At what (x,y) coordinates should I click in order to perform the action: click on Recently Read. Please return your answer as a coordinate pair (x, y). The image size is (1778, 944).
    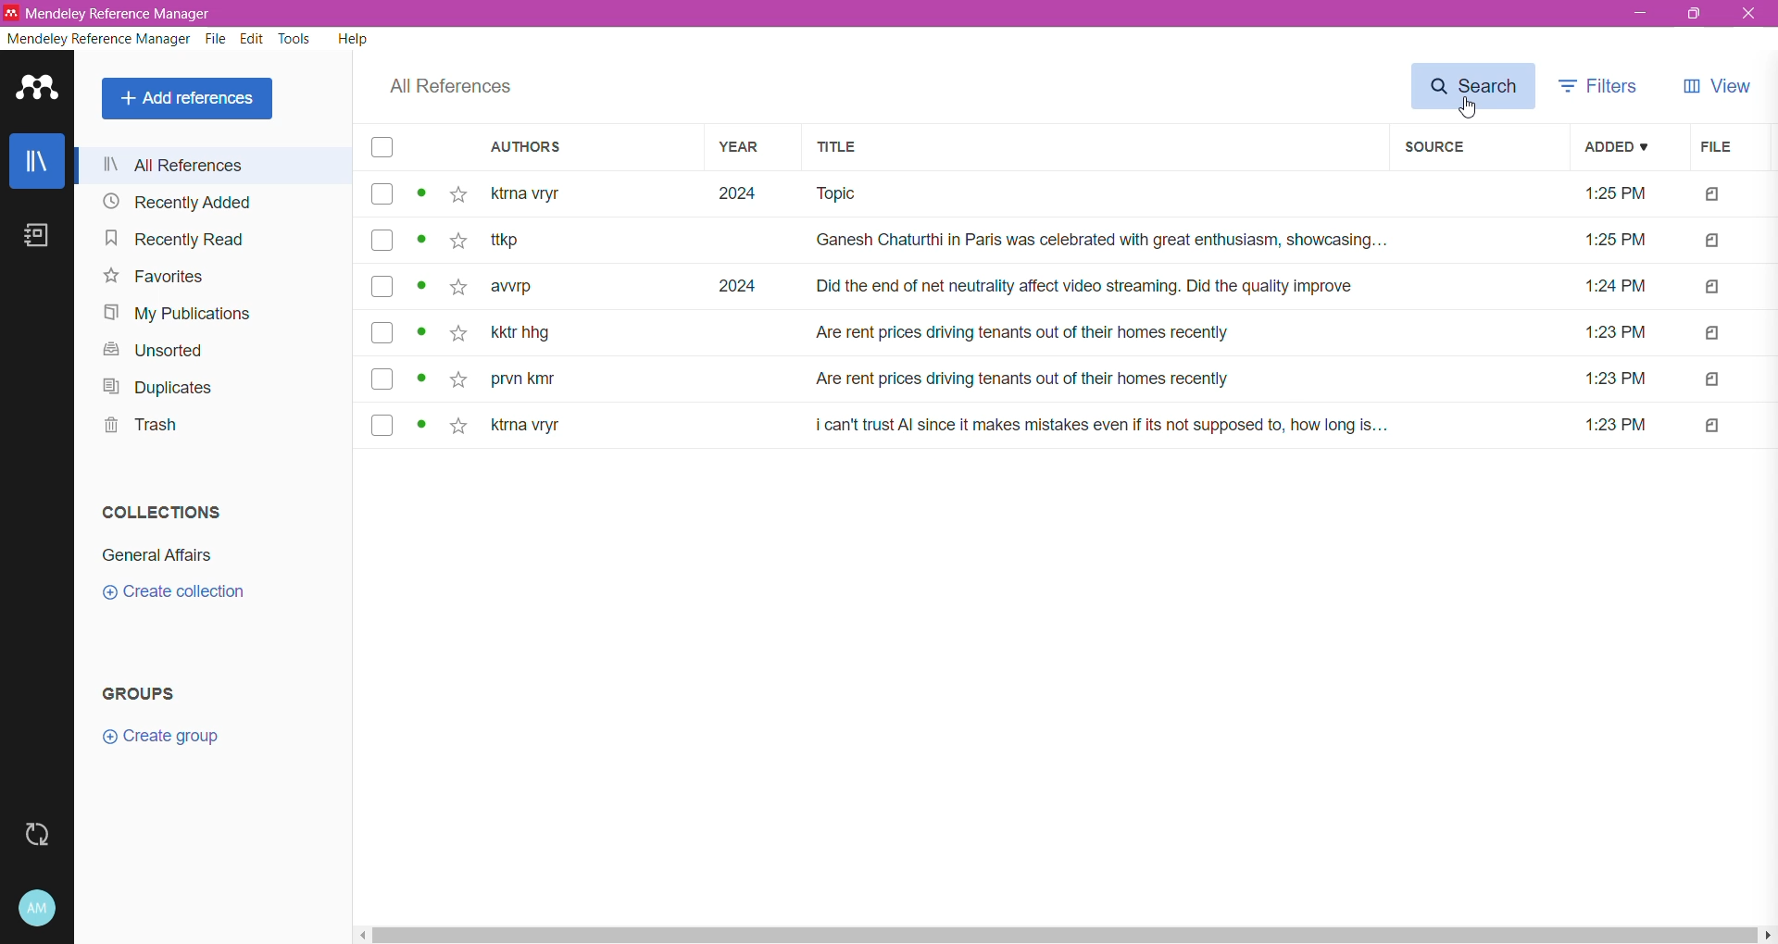
    Looking at the image, I should click on (172, 239).